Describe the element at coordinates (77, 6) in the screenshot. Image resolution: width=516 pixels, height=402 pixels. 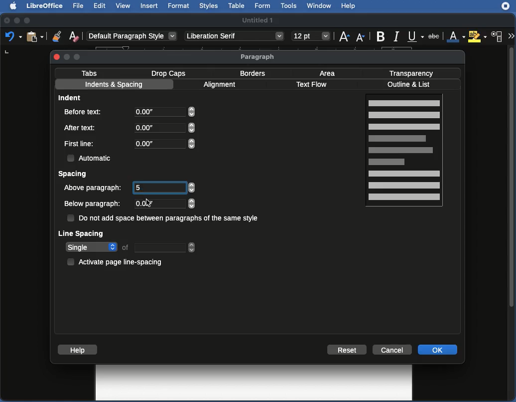
I see `File` at that location.